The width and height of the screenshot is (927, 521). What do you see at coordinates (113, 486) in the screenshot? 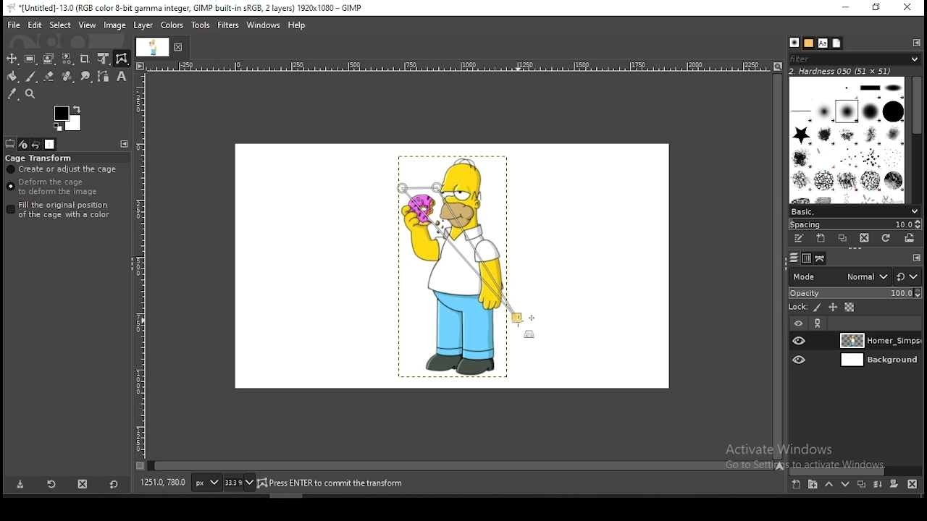
I see `reset` at bounding box center [113, 486].